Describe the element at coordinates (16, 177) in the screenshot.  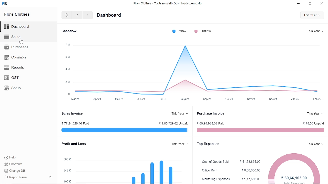
I see `| Report Issue:` at that location.